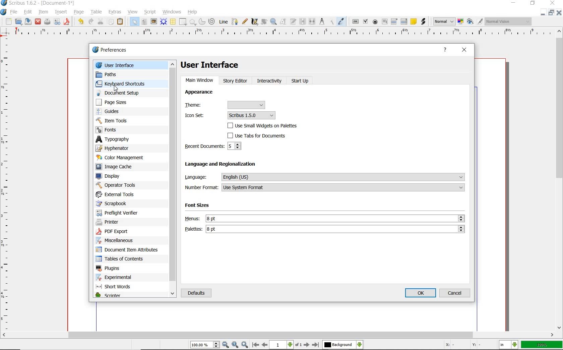 The width and height of the screenshot is (563, 350). Describe the element at coordinates (116, 102) in the screenshot. I see `page sizes` at that location.